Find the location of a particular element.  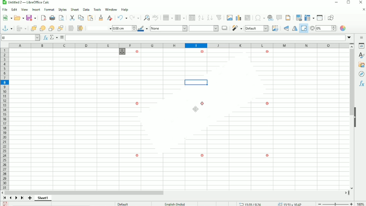

Styles is located at coordinates (62, 9).